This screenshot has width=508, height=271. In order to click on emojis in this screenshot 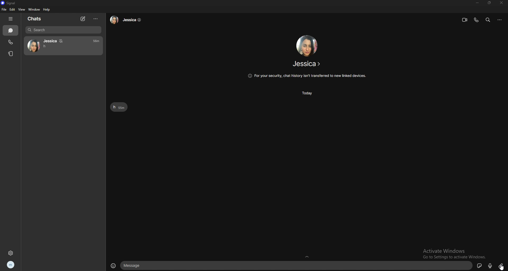, I will do `click(113, 265)`.